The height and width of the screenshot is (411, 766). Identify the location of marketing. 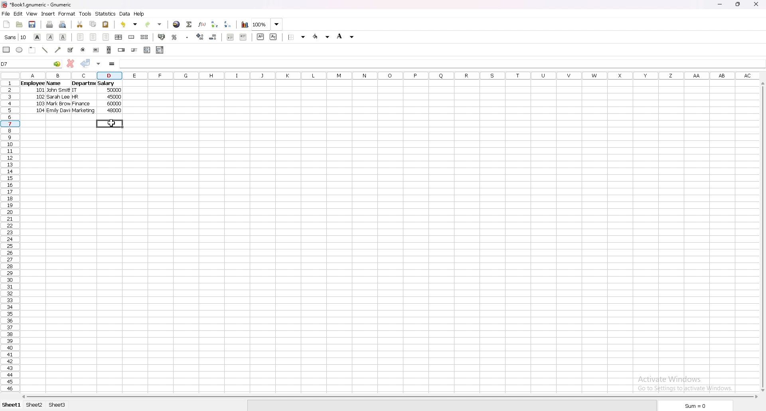
(83, 111).